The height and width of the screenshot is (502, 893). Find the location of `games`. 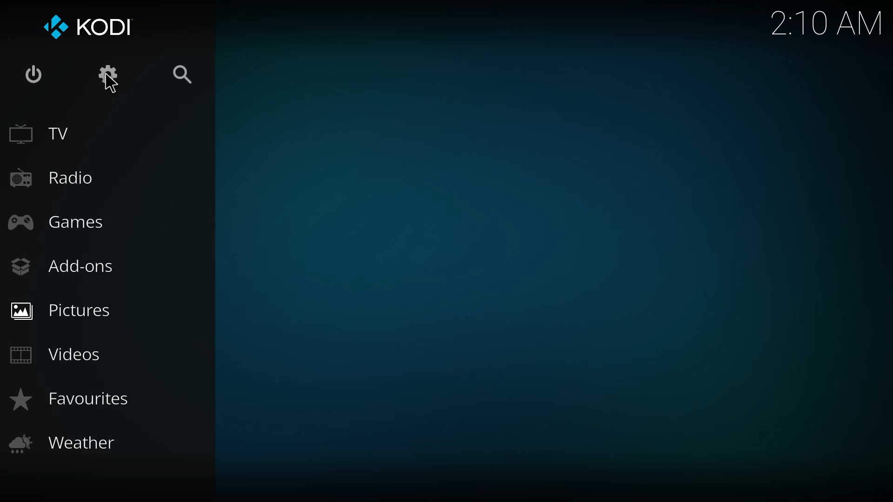

games is located at coordinates (57, 221).